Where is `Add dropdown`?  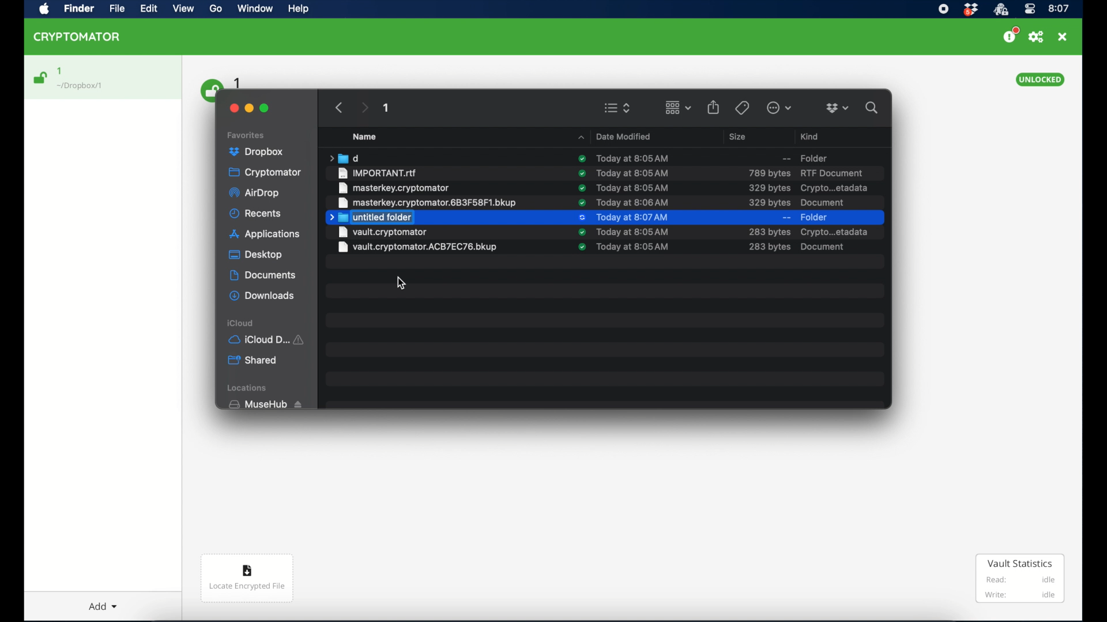
Add dropdown is located at coordinates (106, 602).